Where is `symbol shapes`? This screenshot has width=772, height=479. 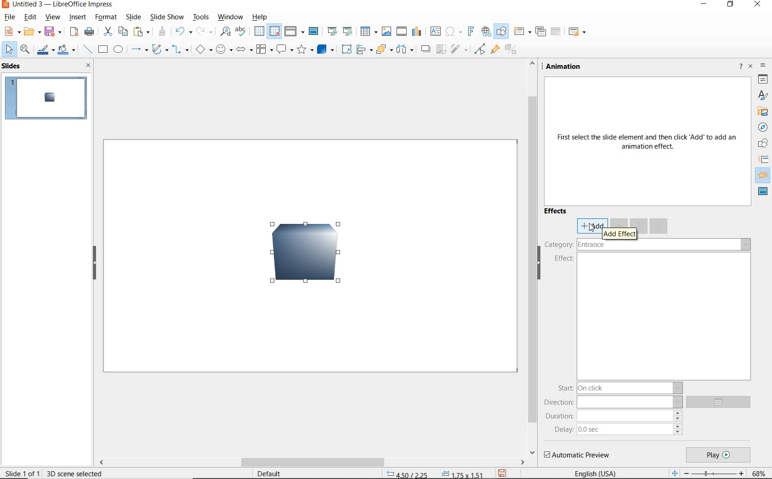
symbol shapes is located at coordinates (223, 50).